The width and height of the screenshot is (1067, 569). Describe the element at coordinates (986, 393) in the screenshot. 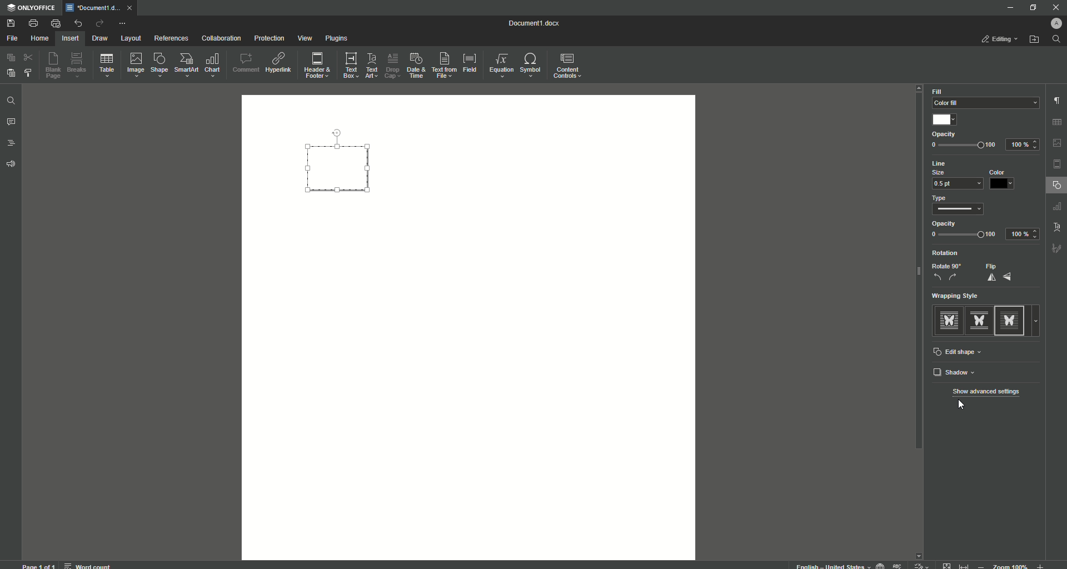

I see `Show advanced settings` at that location.